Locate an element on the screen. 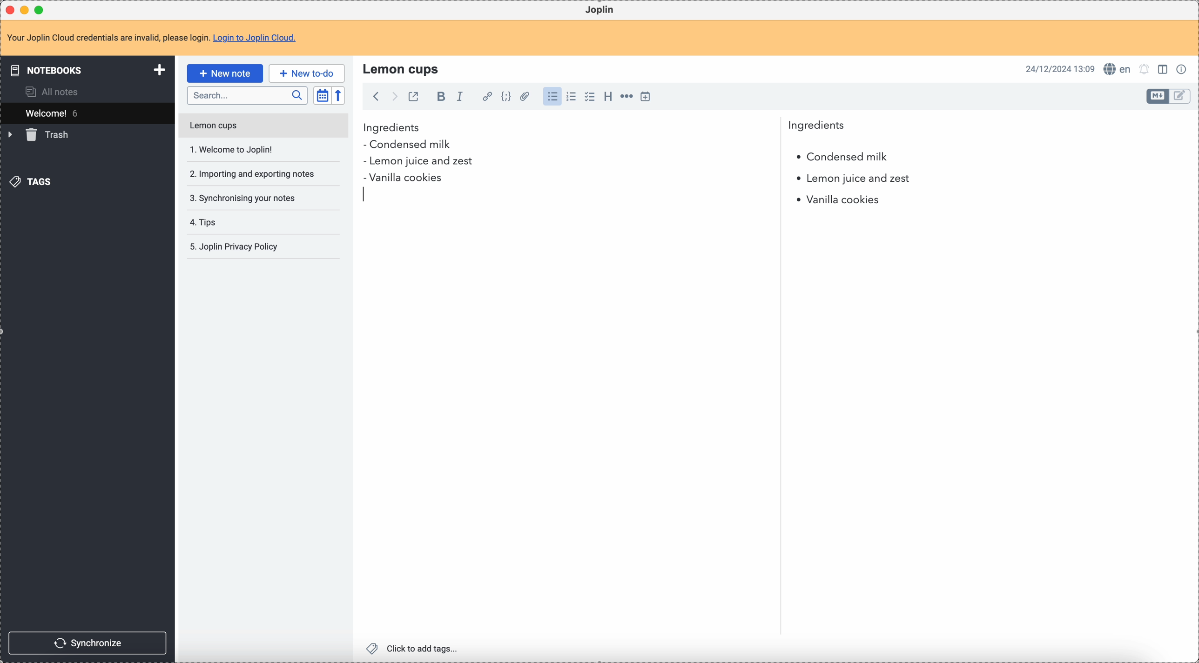  italic is located at coordinates (459, 96).